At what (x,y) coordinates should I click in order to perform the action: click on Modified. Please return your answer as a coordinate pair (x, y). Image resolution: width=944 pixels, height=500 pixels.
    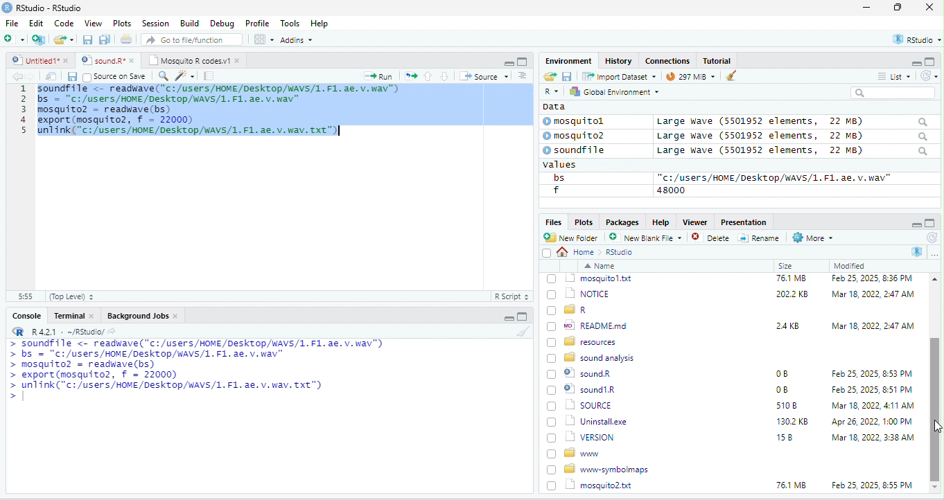
    Looking at the image, I should click on (850, 266).